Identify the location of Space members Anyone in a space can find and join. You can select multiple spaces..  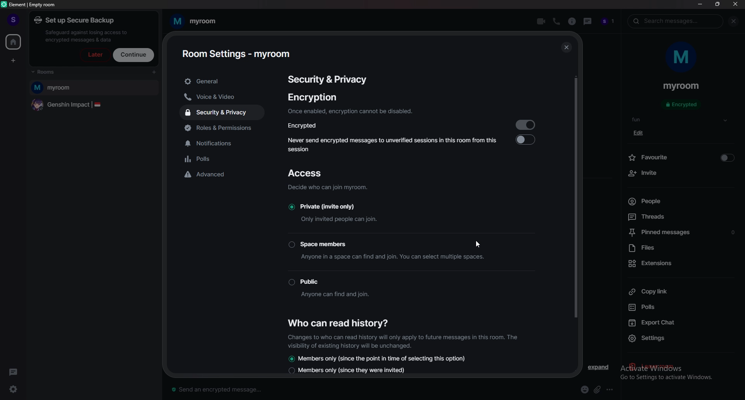
(375, 250).